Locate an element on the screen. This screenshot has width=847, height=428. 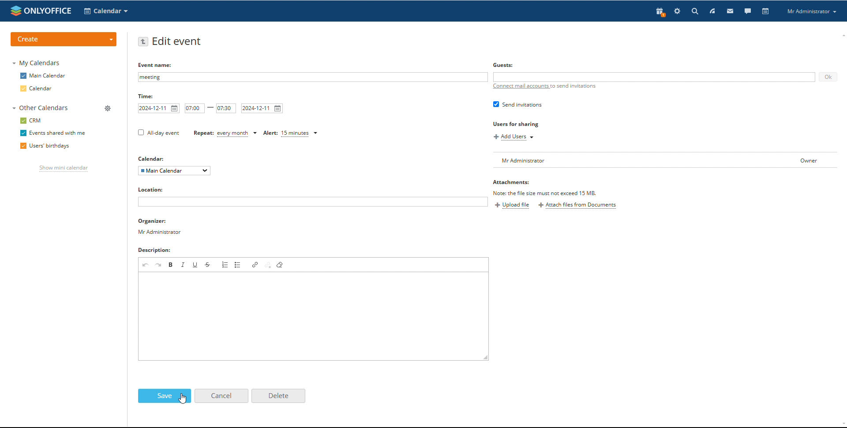
insert/remove bulleted list is located at coordinates (238, 264).